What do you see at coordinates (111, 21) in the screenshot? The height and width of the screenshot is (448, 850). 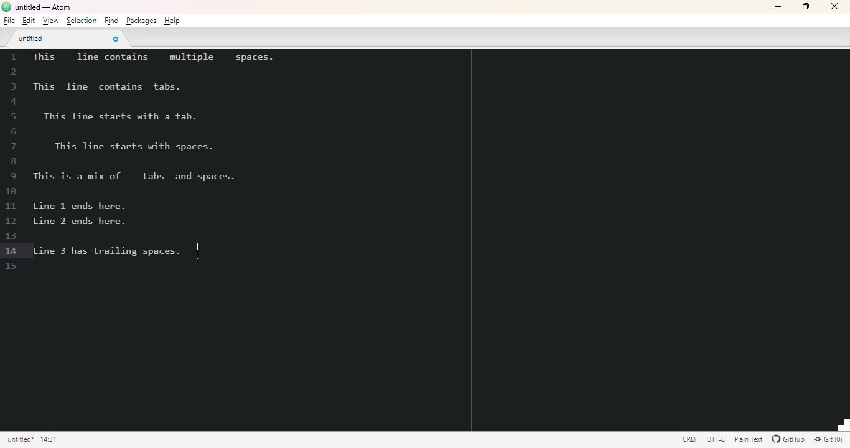 I see `find` at bounding box center [111, 21].